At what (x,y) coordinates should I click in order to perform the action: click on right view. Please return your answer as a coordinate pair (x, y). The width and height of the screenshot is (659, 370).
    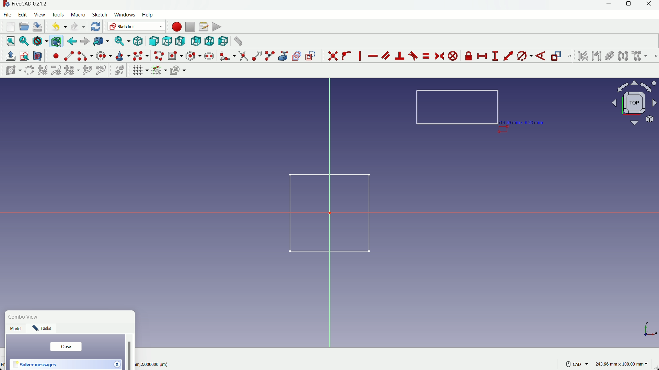
    Looking at the image, I should click on (181, 41).